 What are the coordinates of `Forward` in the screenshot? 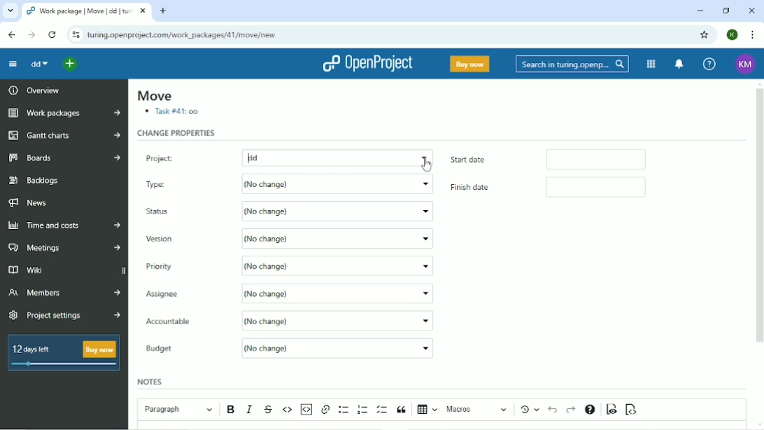 It's located at (31, 35).